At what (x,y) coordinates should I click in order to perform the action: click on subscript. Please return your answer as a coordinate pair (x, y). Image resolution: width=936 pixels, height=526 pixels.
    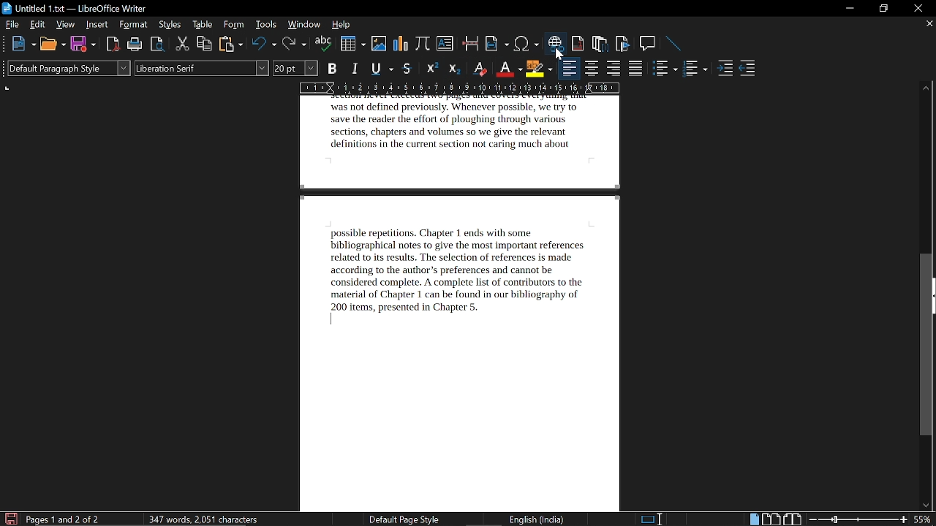
    Looking at the image, I should click on (456, 69).